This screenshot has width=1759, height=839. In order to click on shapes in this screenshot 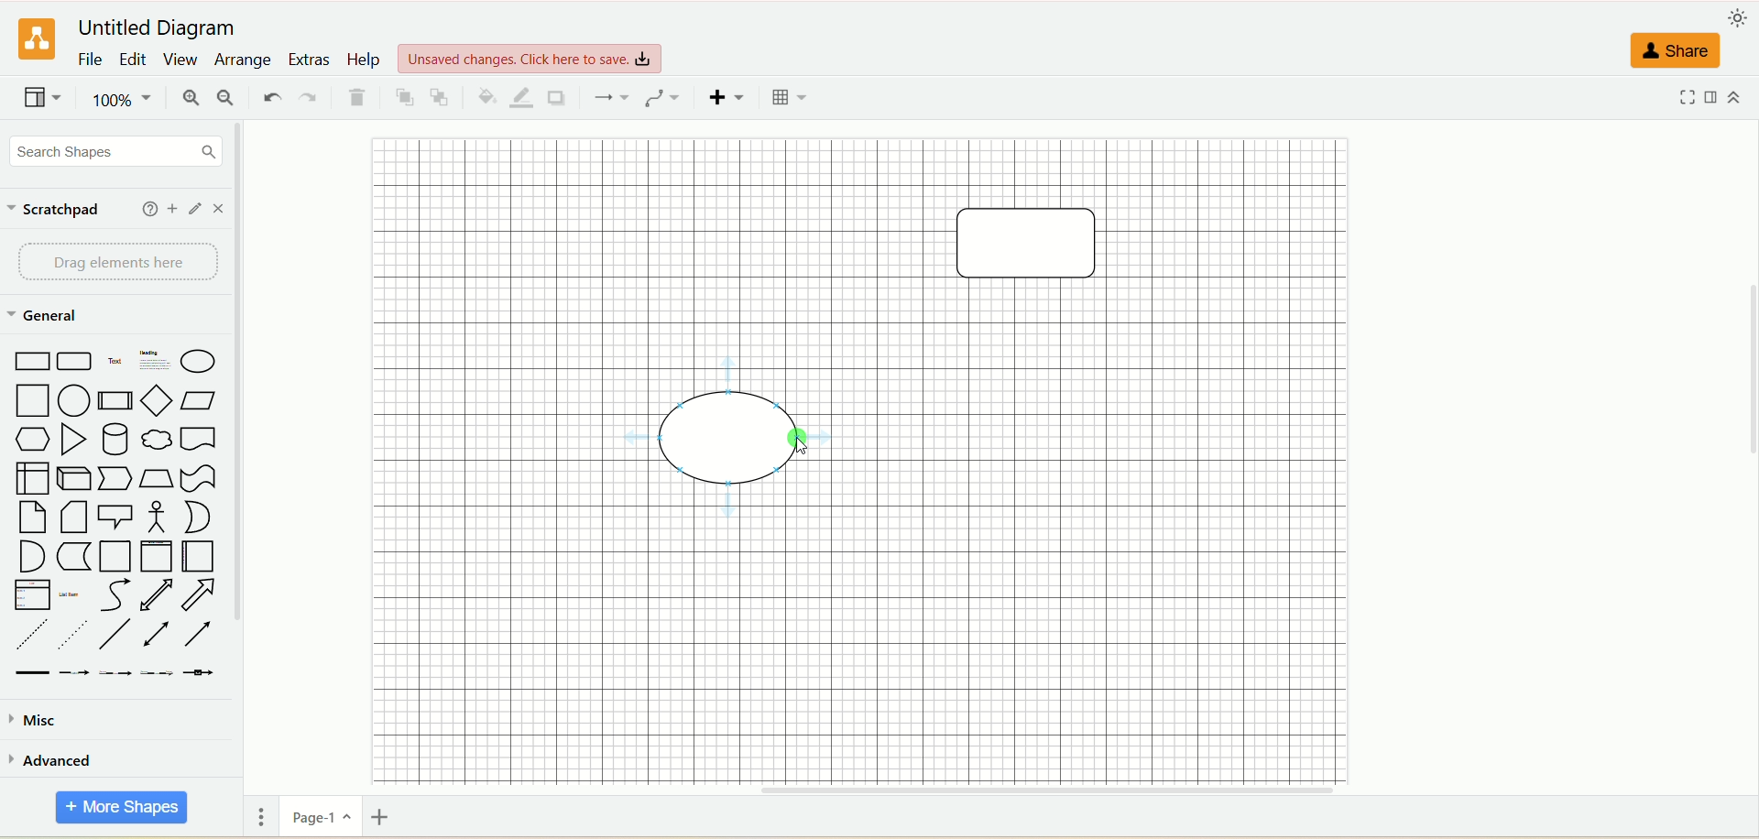, I will do `click(113, 512)`.